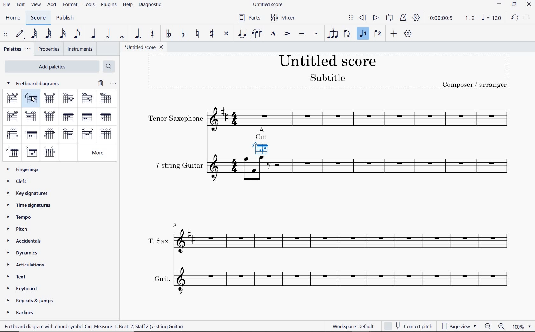 This screenshot has width=535, height=332. What do you see at coordinates (90, 5) in the screenshot?
I see `TOOLS` at bounding box center [90, 5].